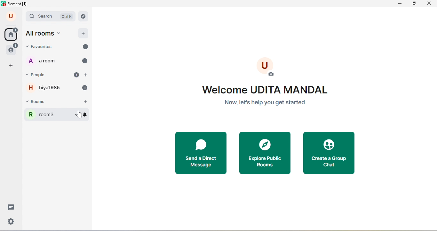 This screenshot has height=231, width=437. Describe the element at coordinates (51, 17) in the screenshot. I see `search bar` at that location.